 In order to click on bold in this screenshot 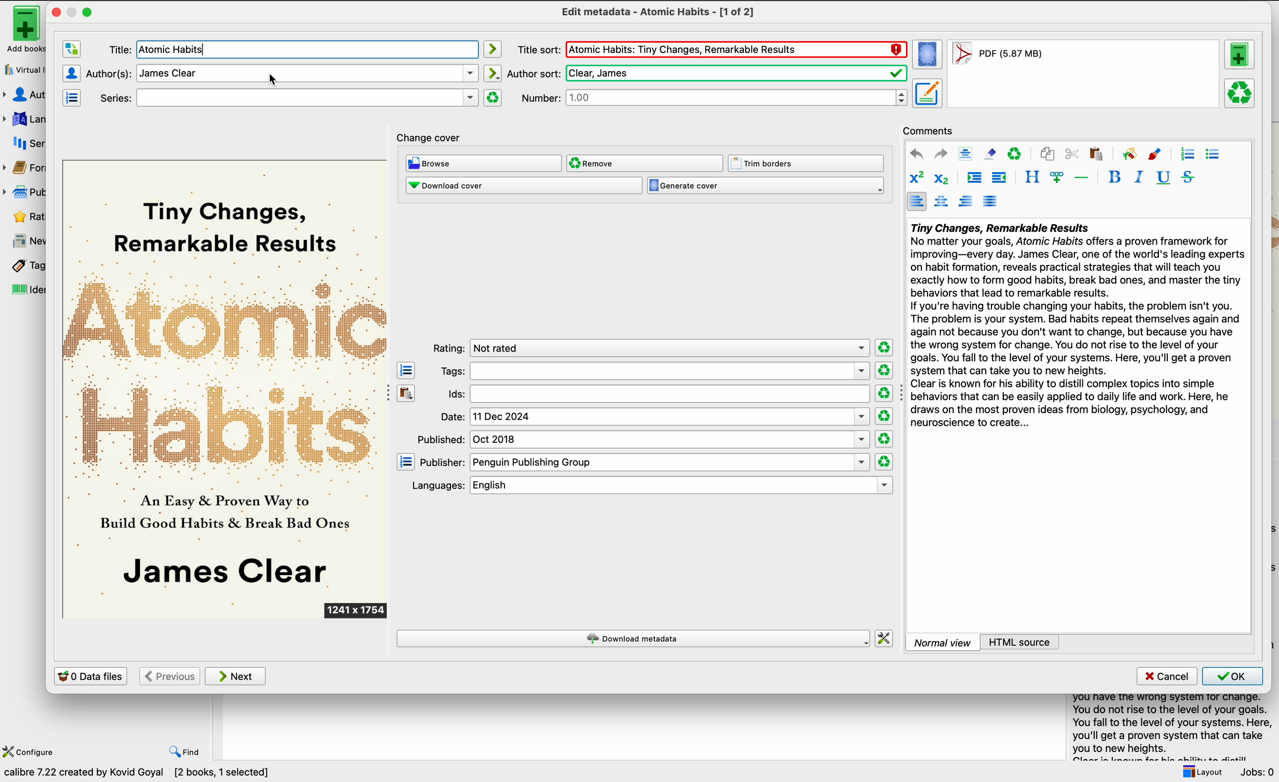, I will do `click(1114, 176)`.